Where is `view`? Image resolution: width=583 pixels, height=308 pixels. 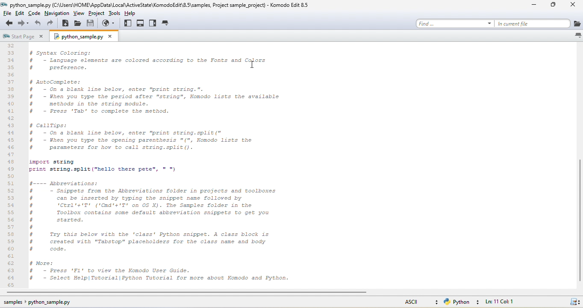
view is located at coordinates (79, 15).